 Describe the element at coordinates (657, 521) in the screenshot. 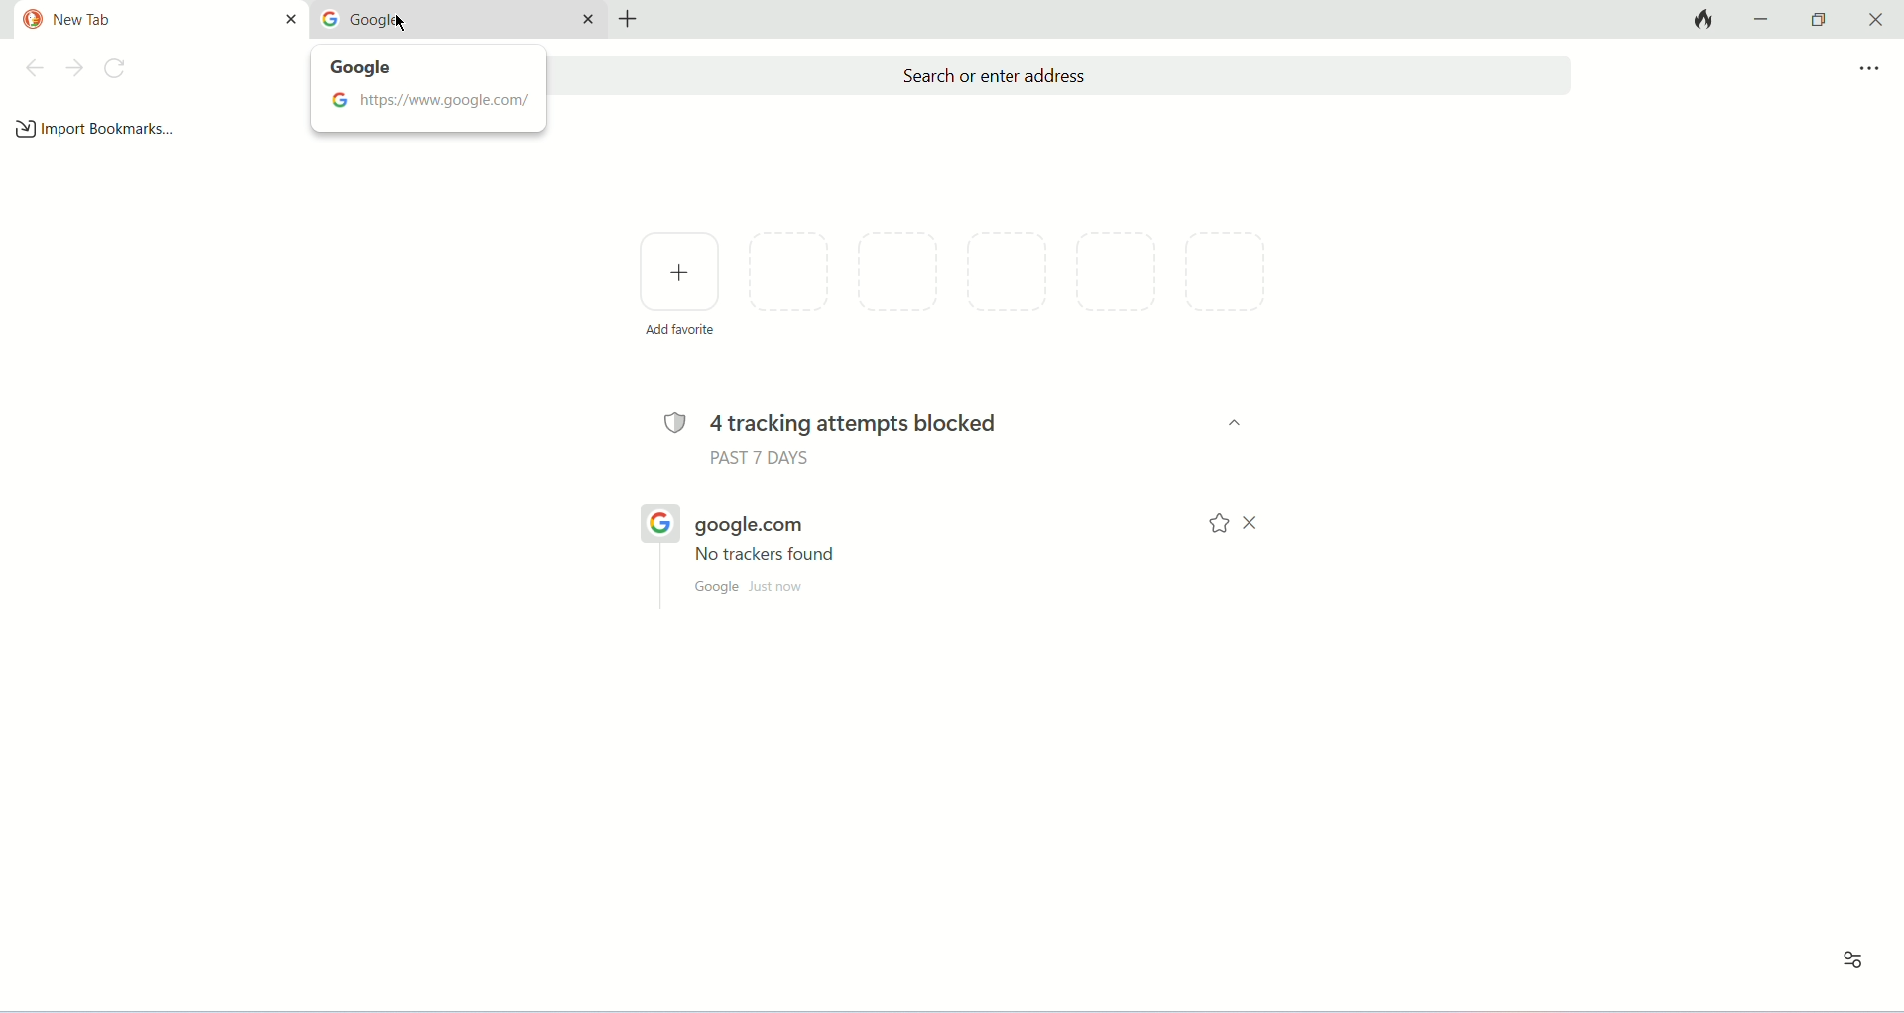

I see `google logo` at that location.